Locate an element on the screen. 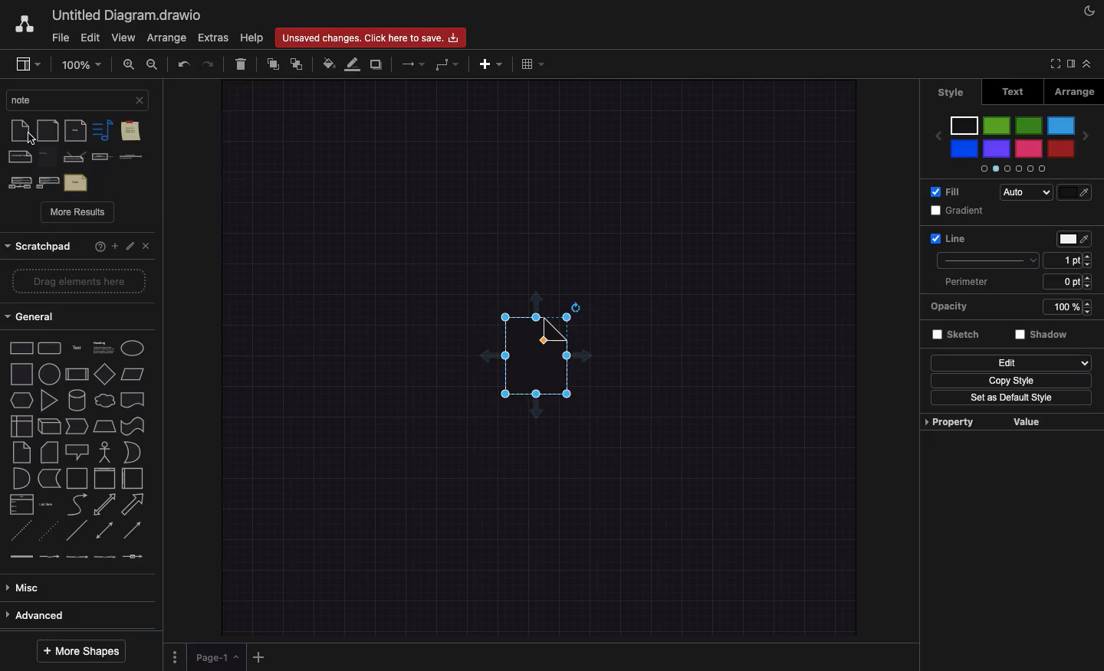 This screenshot has height=671, width=1104. sketch is located at coordinates (958, 336).